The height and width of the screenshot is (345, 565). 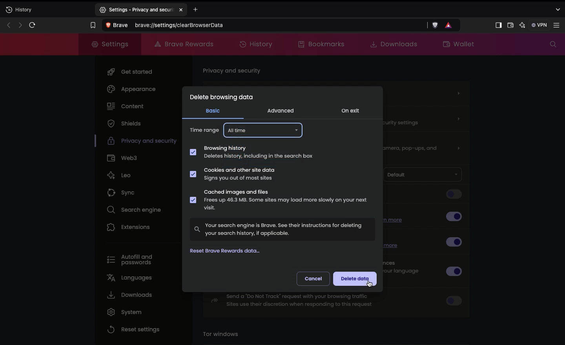 What do you see at coordinates (183, 44) in the screenshot?
I see `Brave rewards` at bounding box center [183, 44].